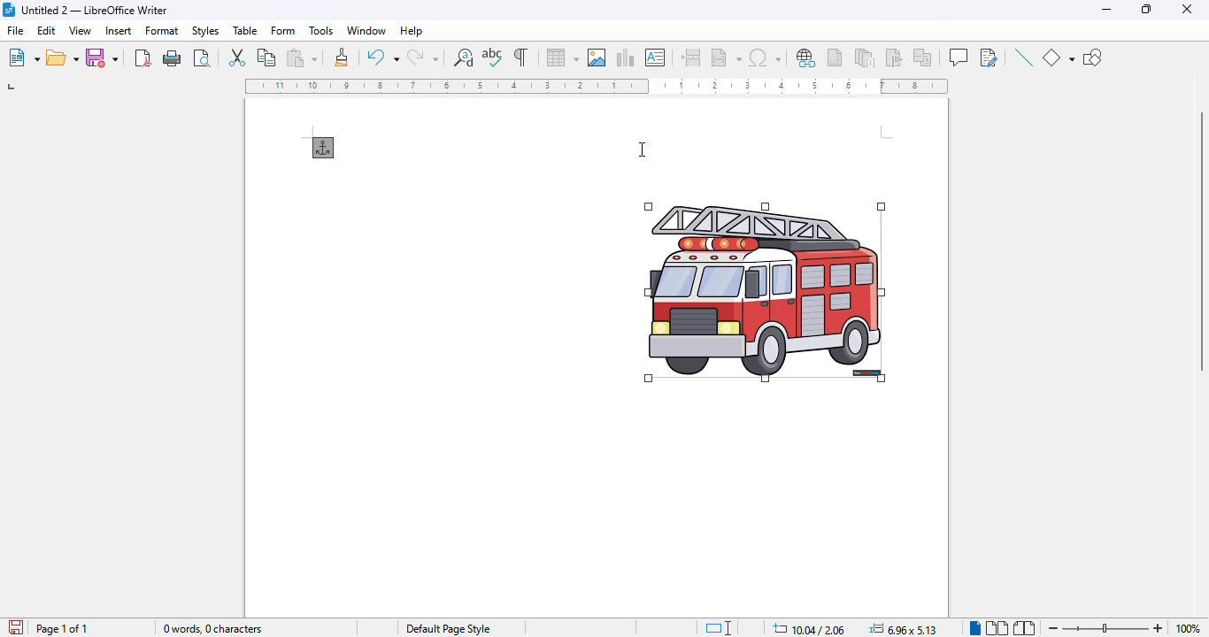 Image resolution: width=1209 pixels, height=637 pixels. I want to click on export directly as PDF, so click(143, 58).